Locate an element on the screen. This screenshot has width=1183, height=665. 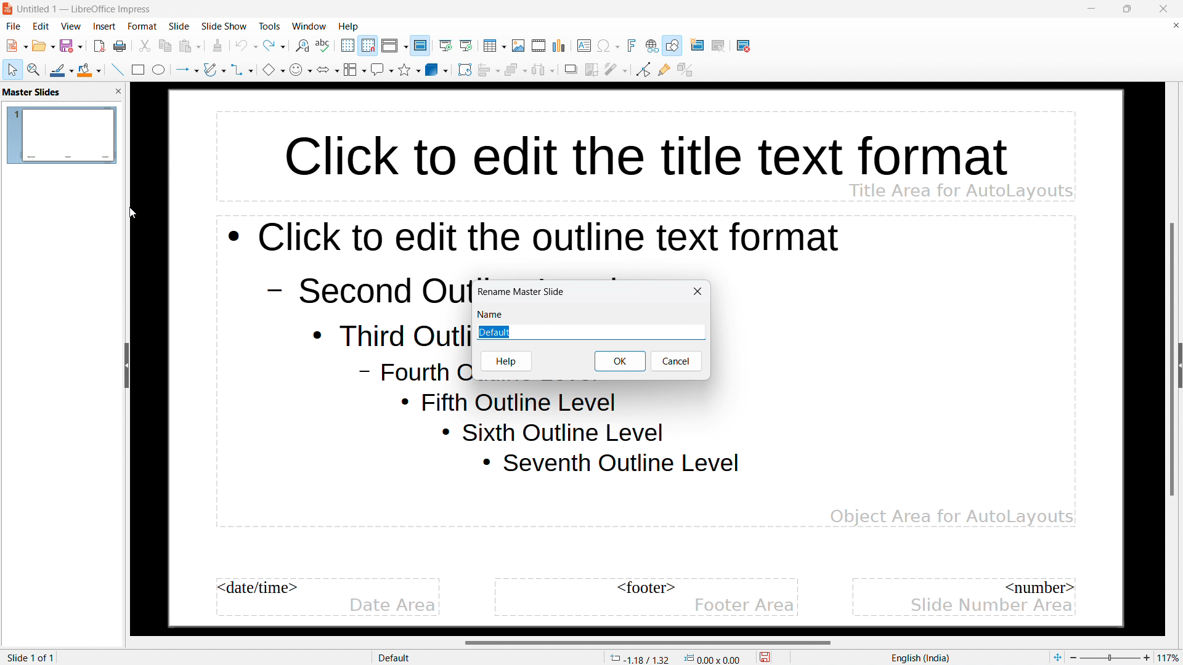
save is located at coordinates (72, 46).